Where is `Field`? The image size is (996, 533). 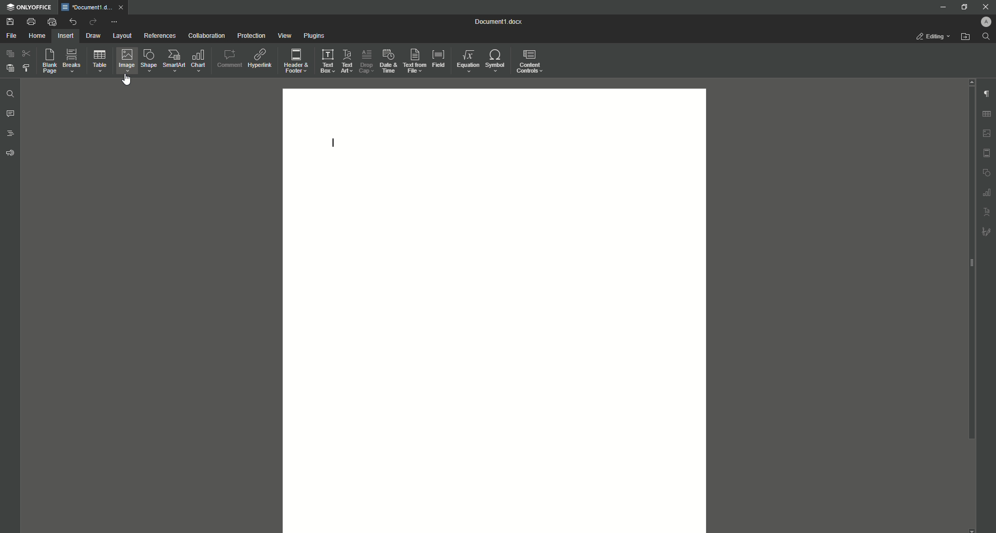
Field is located at coordinates (439, 61).